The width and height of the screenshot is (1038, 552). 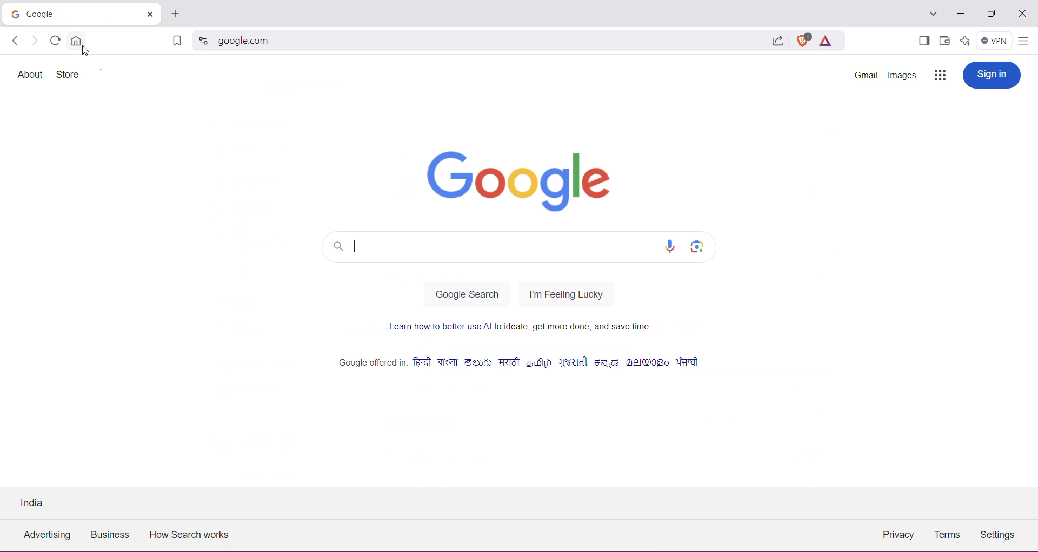 What do you see at coordinates (86, 50) in the screenshot?
I see `cursor` at bounding box center [86, 50].